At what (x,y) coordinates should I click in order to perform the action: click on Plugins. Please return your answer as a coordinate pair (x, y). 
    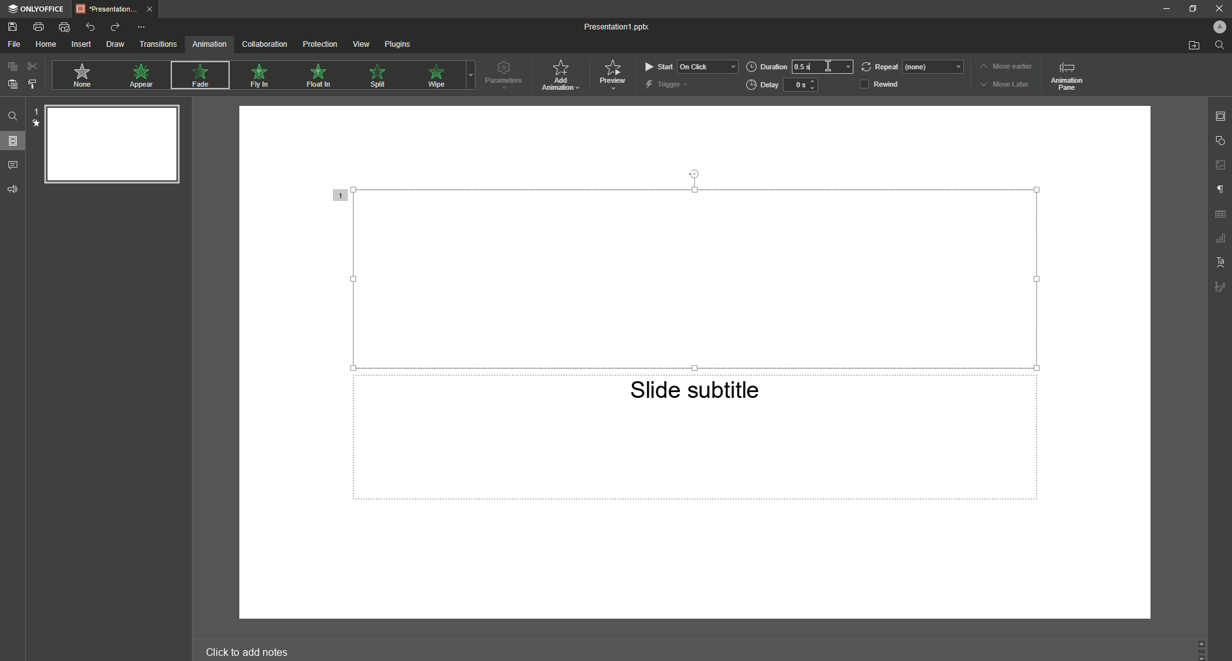
    Looking at the image, I should click on (397, 44).